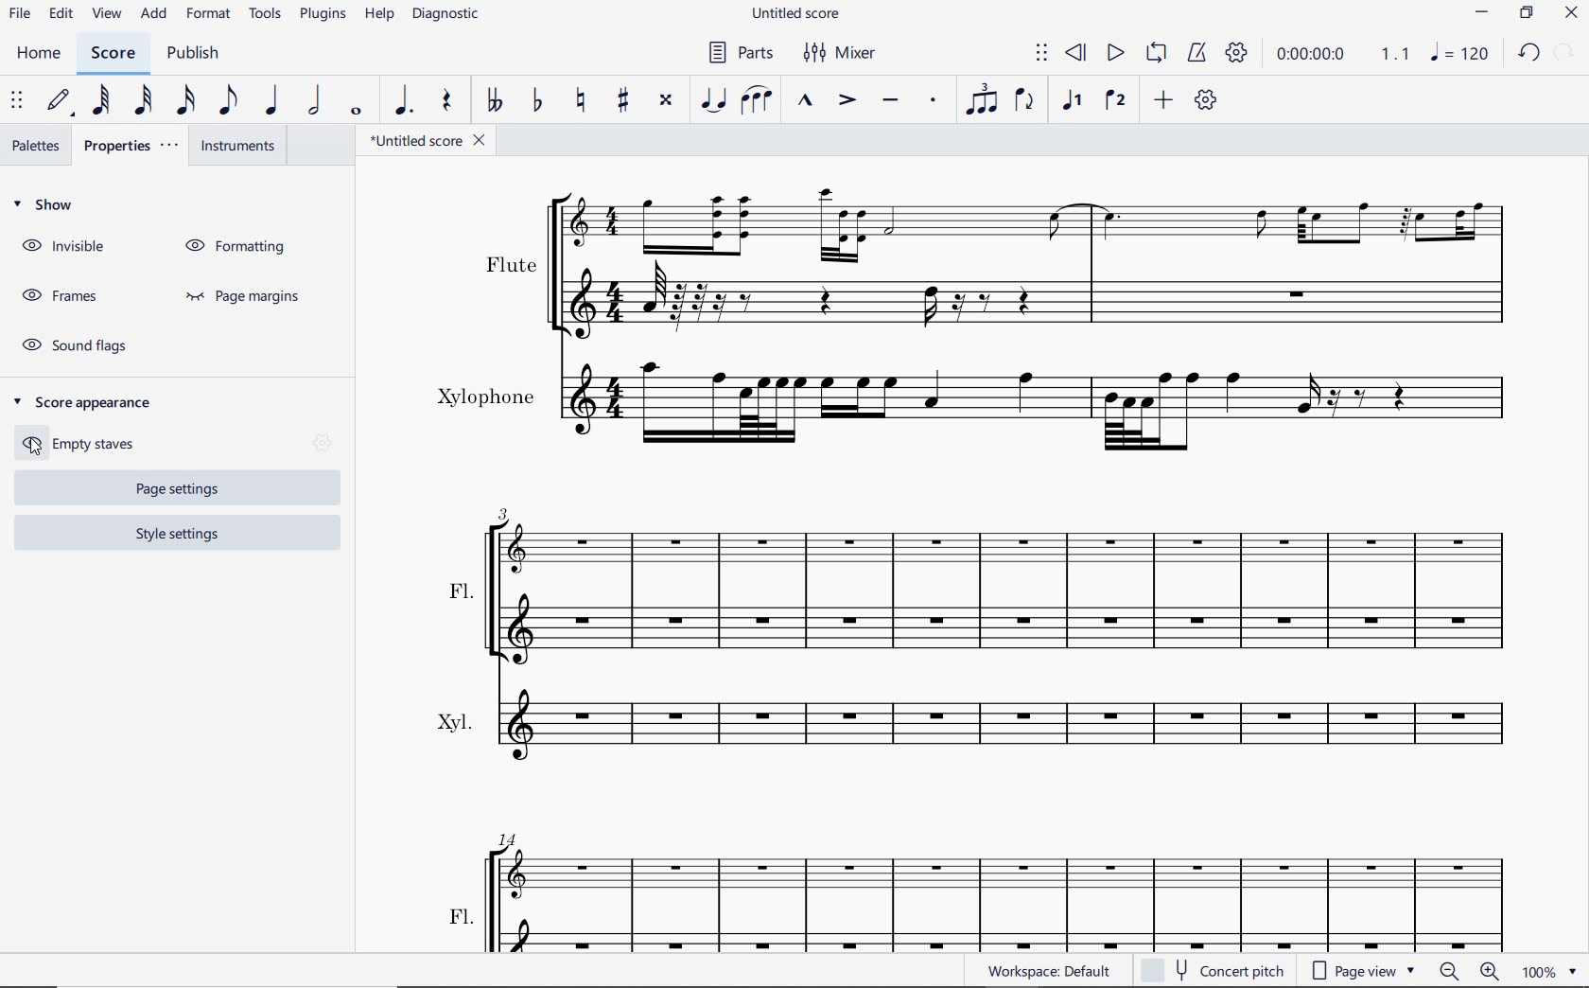  What do you see at coordinates (227, 101) in the screenshot?
I see `EIGHTH NOTE` at bounding box center [227, 101].